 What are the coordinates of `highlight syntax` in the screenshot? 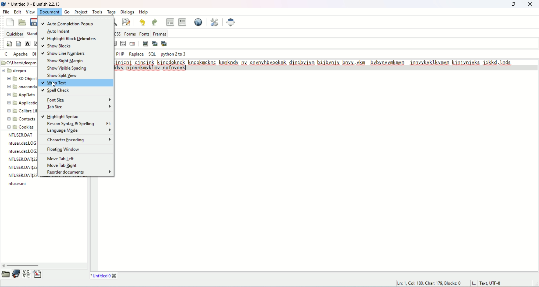 It's located at (61, 116).